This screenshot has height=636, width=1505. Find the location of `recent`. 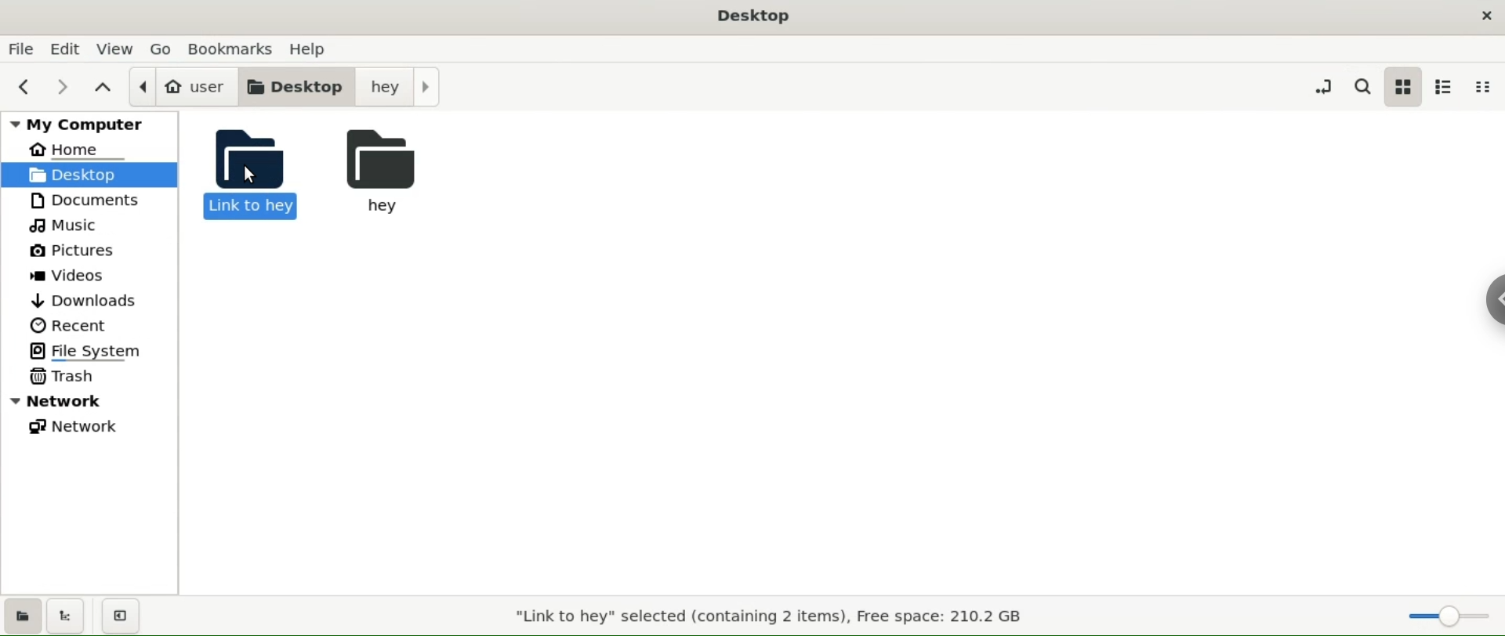

recent is located at coordinates (68, 327).